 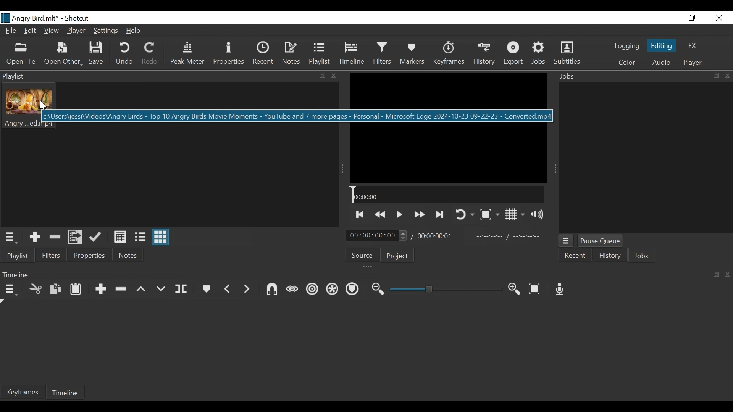 I want to click on Shotcut, so click(x=80, y=18).